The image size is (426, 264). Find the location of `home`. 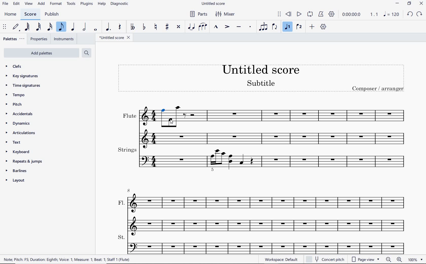

home is located at coordinates (11, 15).